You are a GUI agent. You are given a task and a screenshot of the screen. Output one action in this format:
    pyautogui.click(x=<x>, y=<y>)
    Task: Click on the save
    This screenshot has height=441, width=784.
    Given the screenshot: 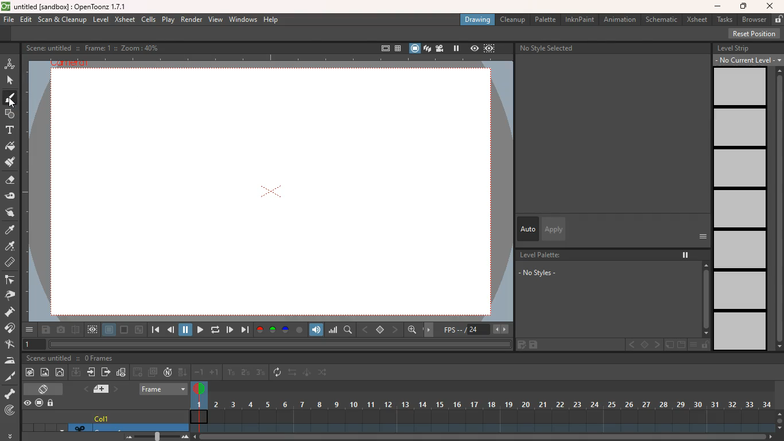 What is the action you would take?
    pyautogui.click(x=45, y=331)
    